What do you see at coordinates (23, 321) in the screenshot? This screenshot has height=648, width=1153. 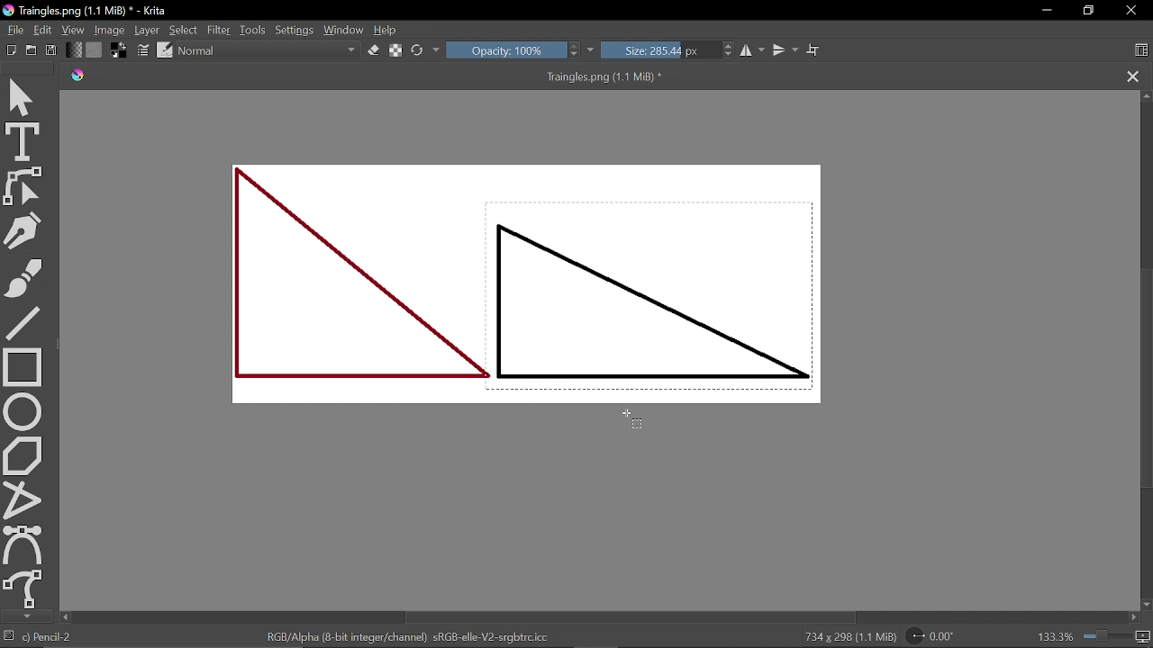 I see `Line tool` at bounding box center [23, 321].